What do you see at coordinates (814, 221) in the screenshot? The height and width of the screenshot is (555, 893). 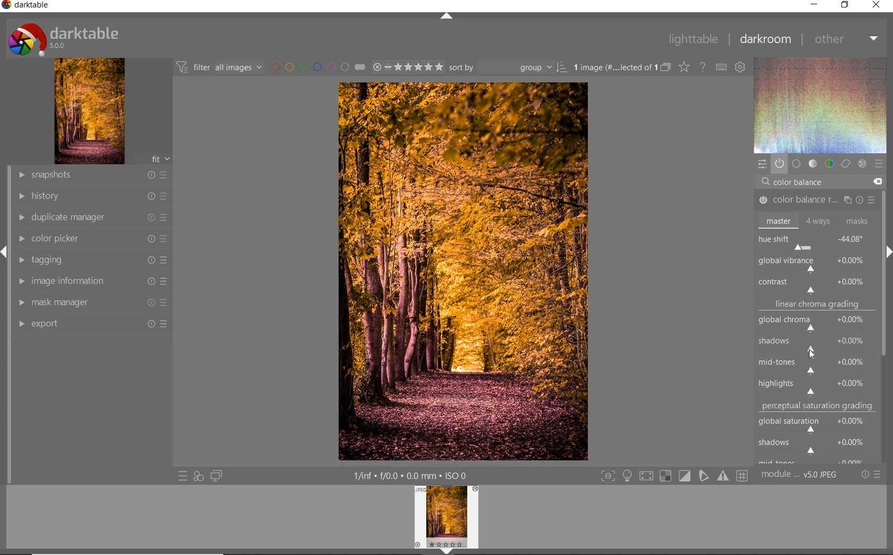 I see `master` at bounding box center [814, 221].